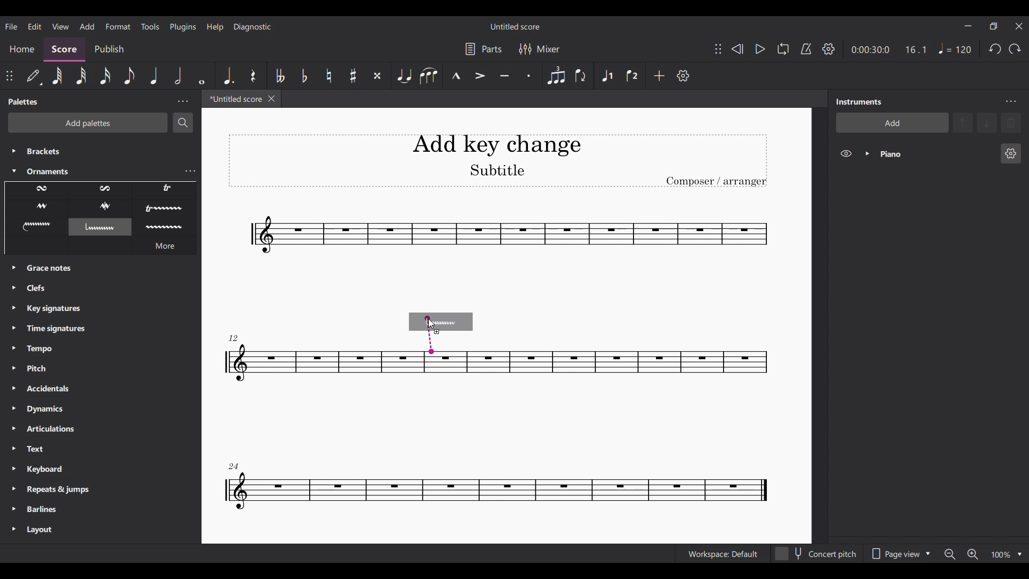 This screenshot has height=579, width=1029. What do you see at coordinates (100, 209) in the screenshot?
I see `Ornament options` at bounding box center [100, 209].